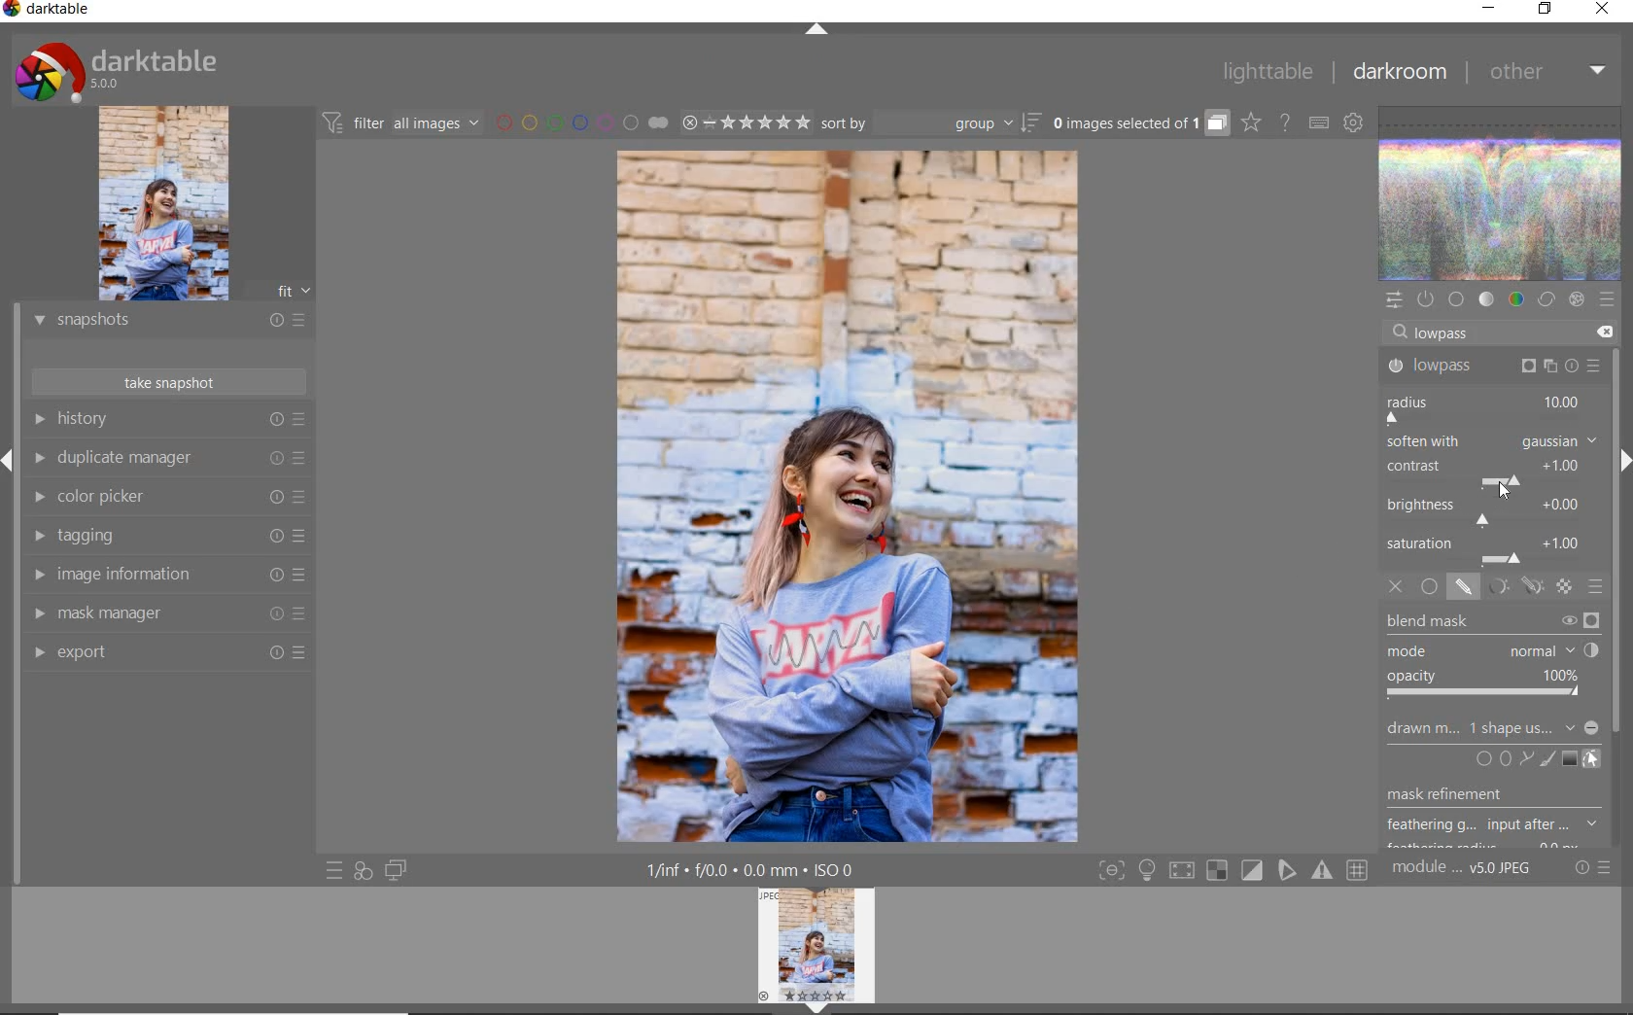 Image resolution: width=1633 pixels, height=1015 pixels. I want to click on system logo, so click(116, 70).